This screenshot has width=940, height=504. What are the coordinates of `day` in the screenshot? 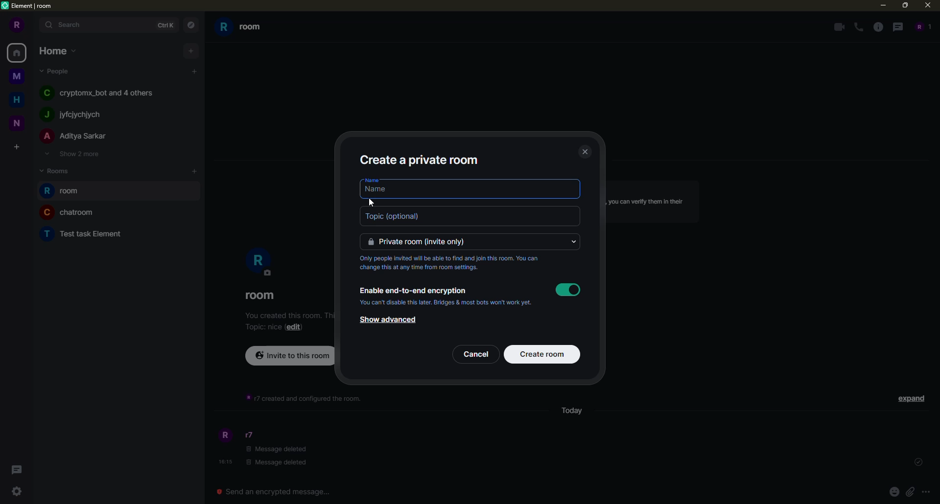 It's located at (573, 412).